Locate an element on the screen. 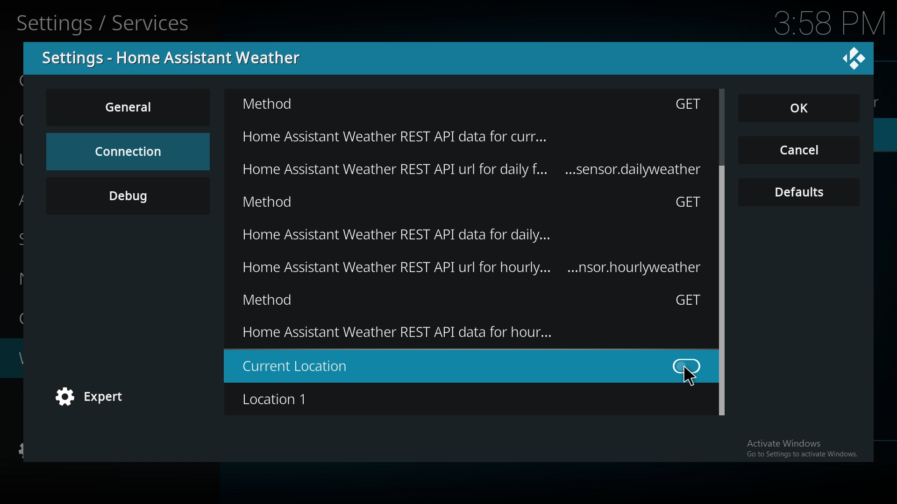  method is located at coordinates (472, 302).